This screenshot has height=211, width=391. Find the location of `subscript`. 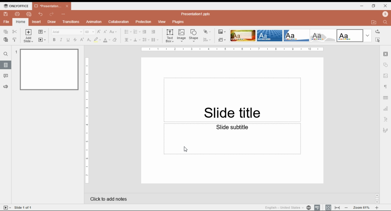

subscript is located at coordinates (88, 40).